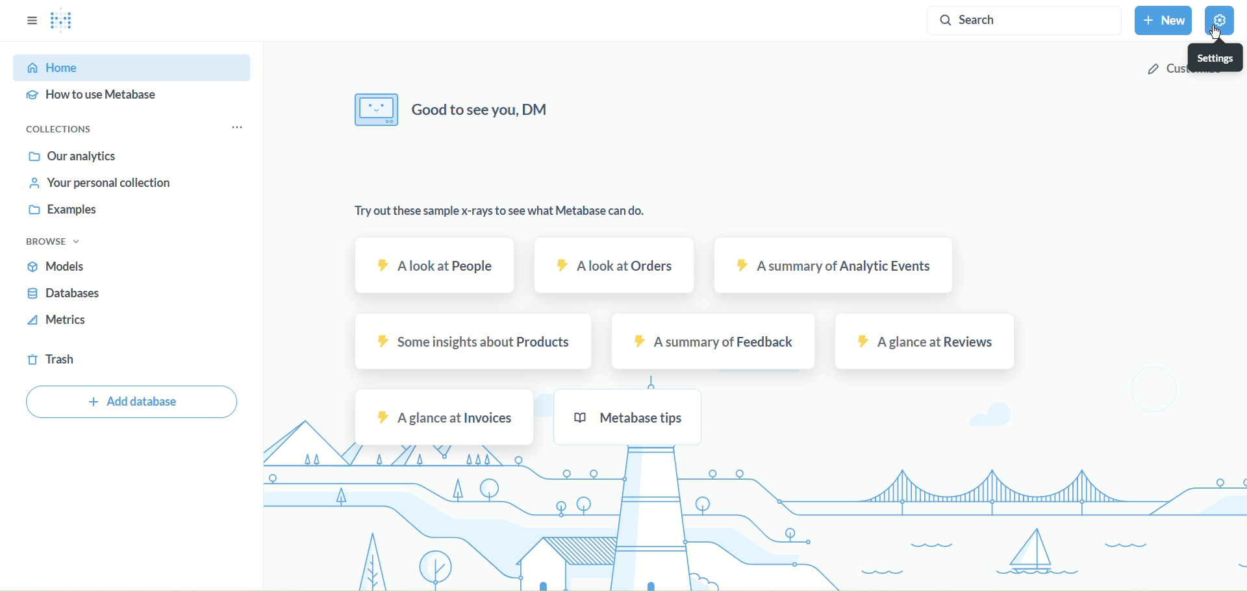 This screenshot has height=592, width=1247. Describe the element at coordinates (616, 267) in the screenshot. I see `a look at orders` at that location.